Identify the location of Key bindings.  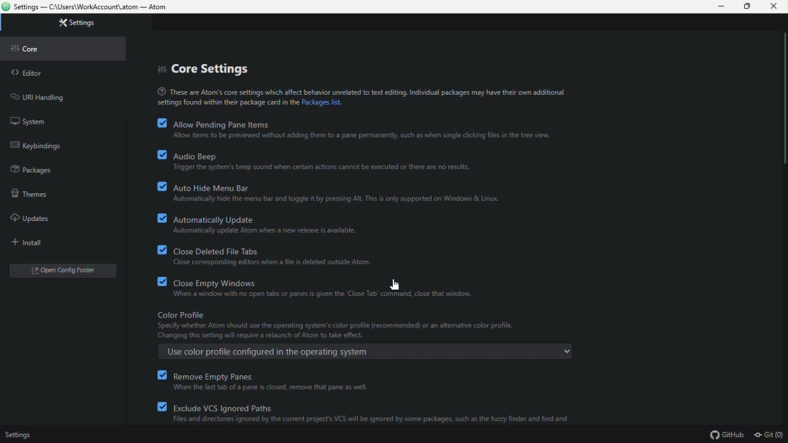
(58, 145).